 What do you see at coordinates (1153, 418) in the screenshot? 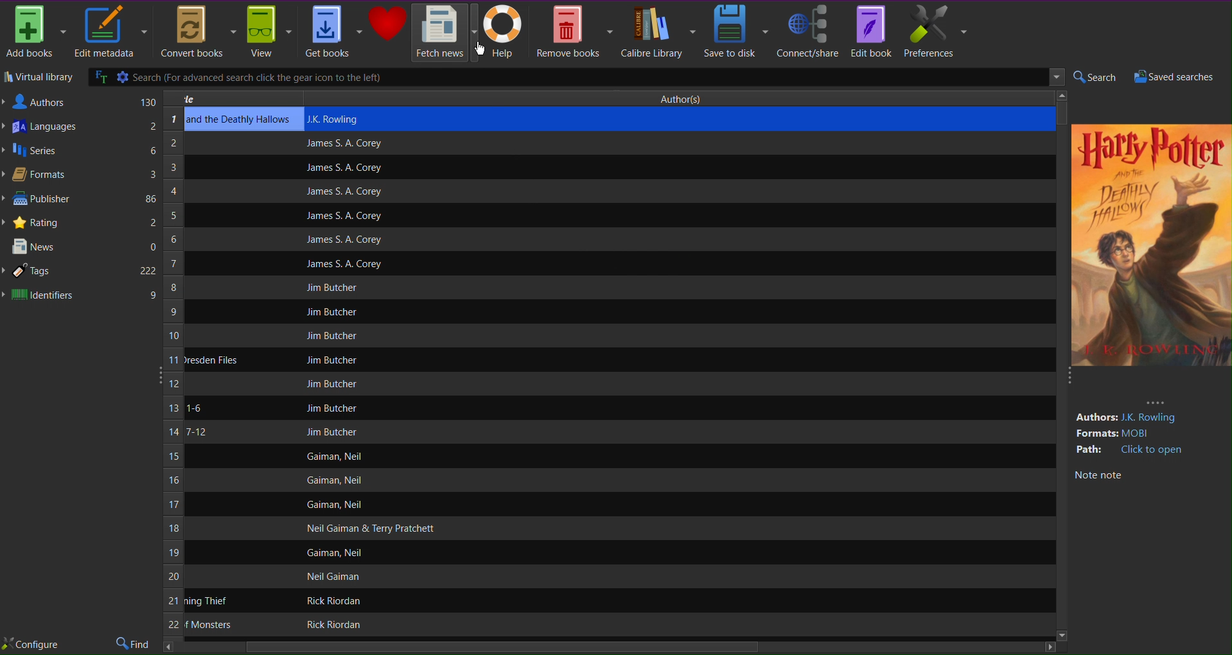
I see `JK. Rowling` at bounding box center [1153, 418].